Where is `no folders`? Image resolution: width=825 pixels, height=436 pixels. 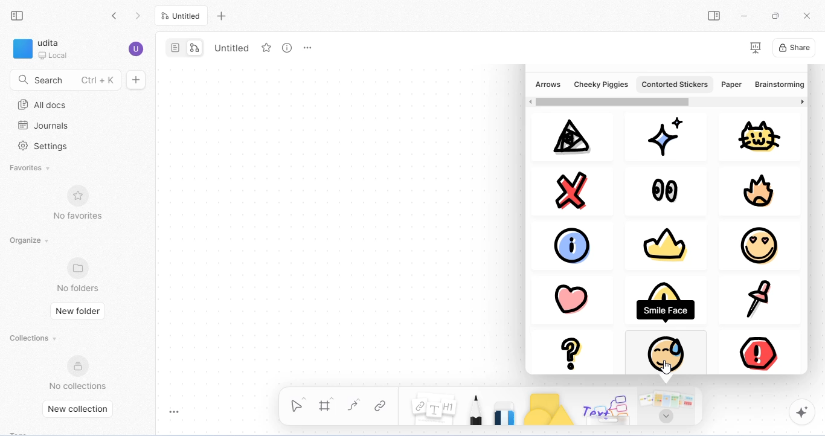 no folders is located at coordinates (79, 275).